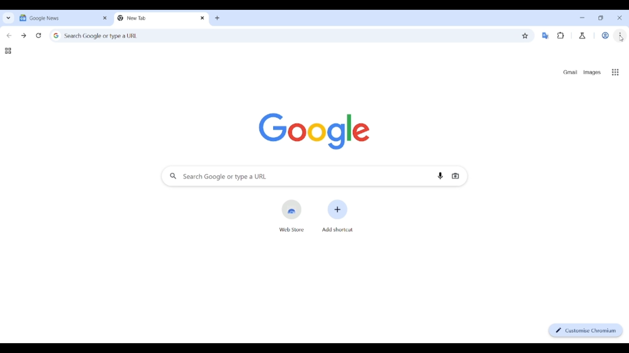 The width and height of the screenshot is (629, 353). What do you see at coordinates (24, 36) in the screenshot?
I see `Go forward` at bounding box center [24, 36].